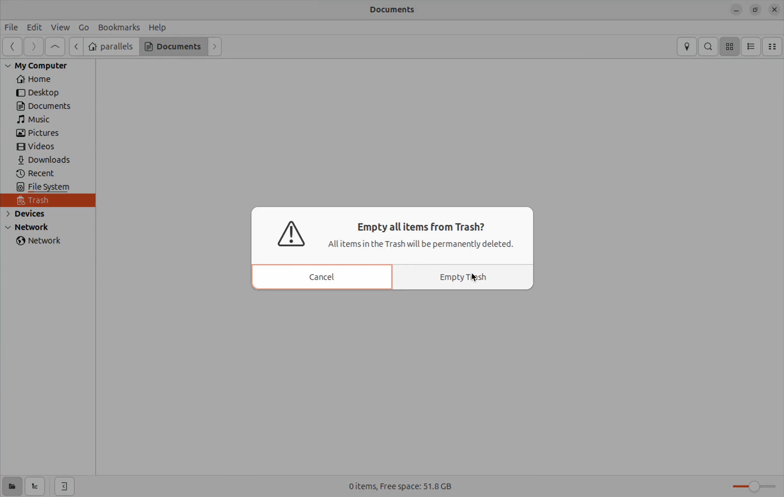  What do you see at coordinates (708, 46) in the screenshot?
I see `search` at bounding box center [708, 46].